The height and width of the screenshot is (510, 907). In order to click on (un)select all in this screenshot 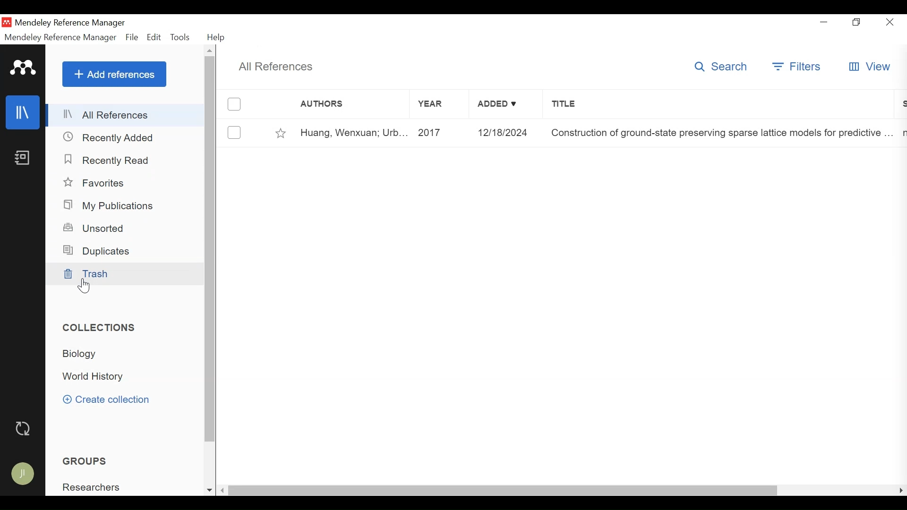, I will do `click(234, 104)`.